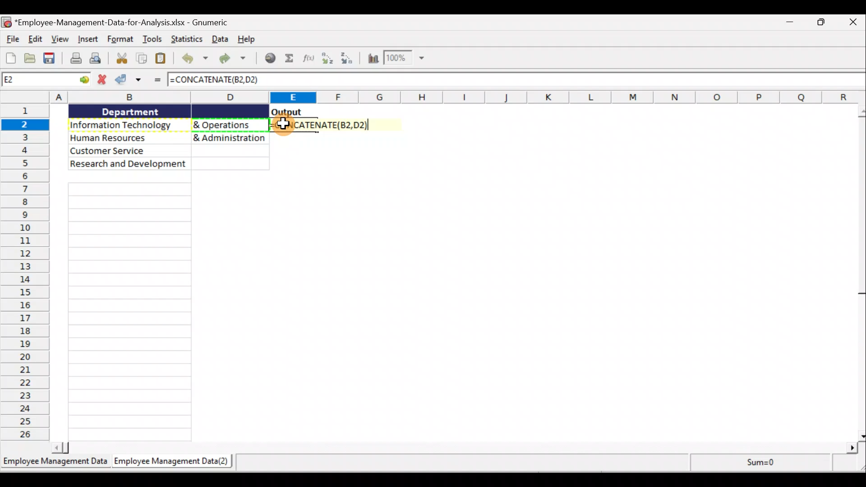 This screenshot has width=866, height=487. Describe the element at coordinates (373, 59) in the screenshot. I see `Insert a chart` at that location.